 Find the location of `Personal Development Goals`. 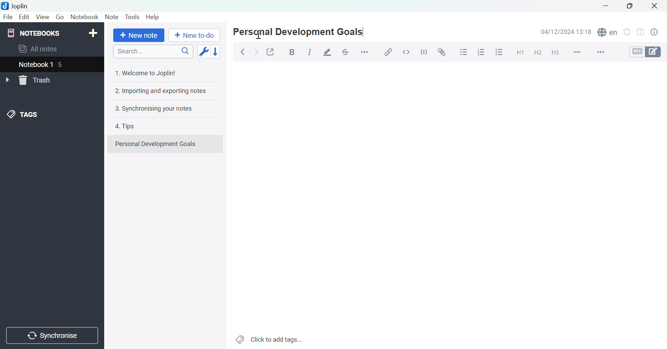

Personal Development Goals is located at coordinates (156, 144).